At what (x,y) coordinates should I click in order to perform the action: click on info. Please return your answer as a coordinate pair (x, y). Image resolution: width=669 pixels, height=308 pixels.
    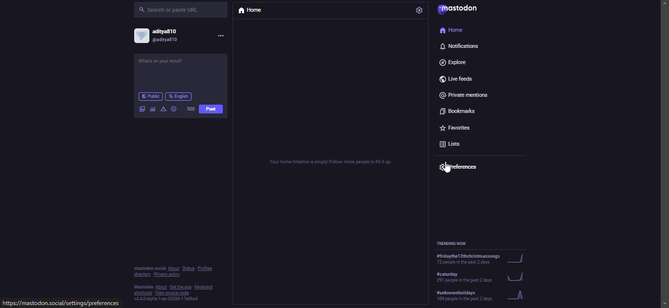
    Looking at the image, I should click on (175, 283).